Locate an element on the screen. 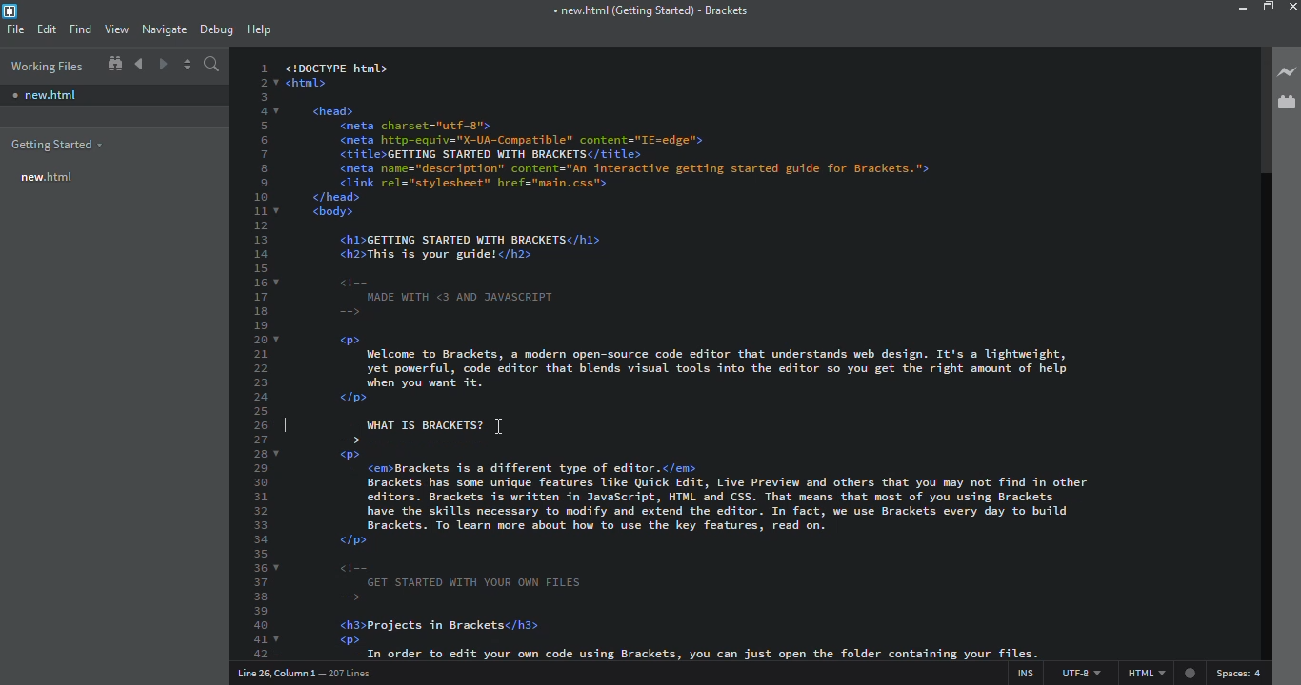 The height and width of the screenshot is (685, 1301). getting started is located at coordinates (55, 146).